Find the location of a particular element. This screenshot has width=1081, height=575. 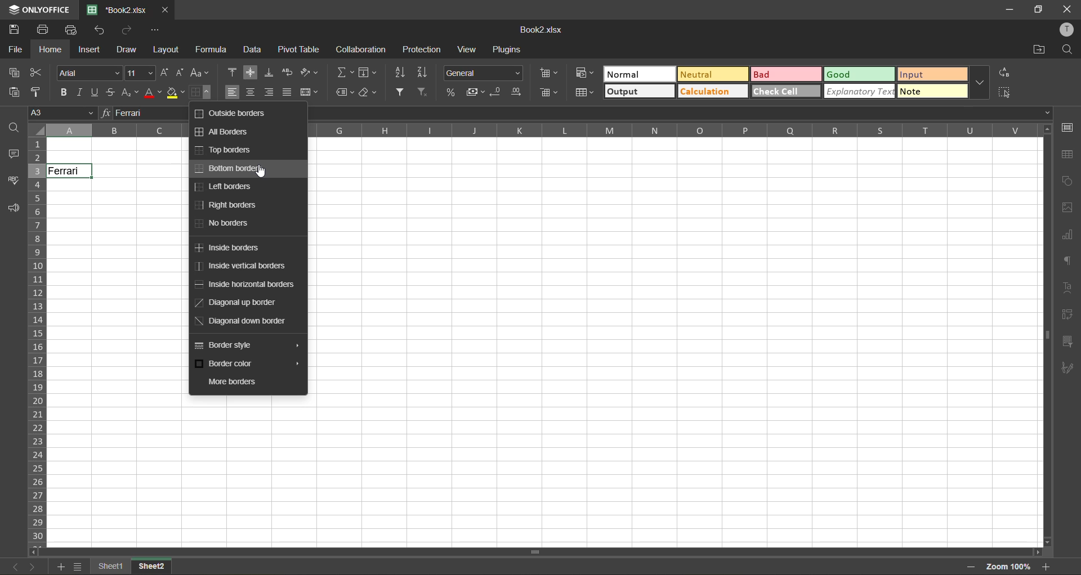

file is located at coordinates (15, 50).